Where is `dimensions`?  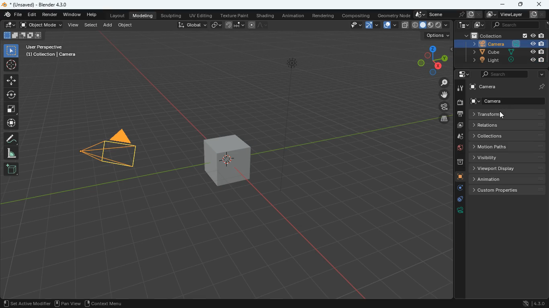 dimensions is located at coordinates (429, 60).